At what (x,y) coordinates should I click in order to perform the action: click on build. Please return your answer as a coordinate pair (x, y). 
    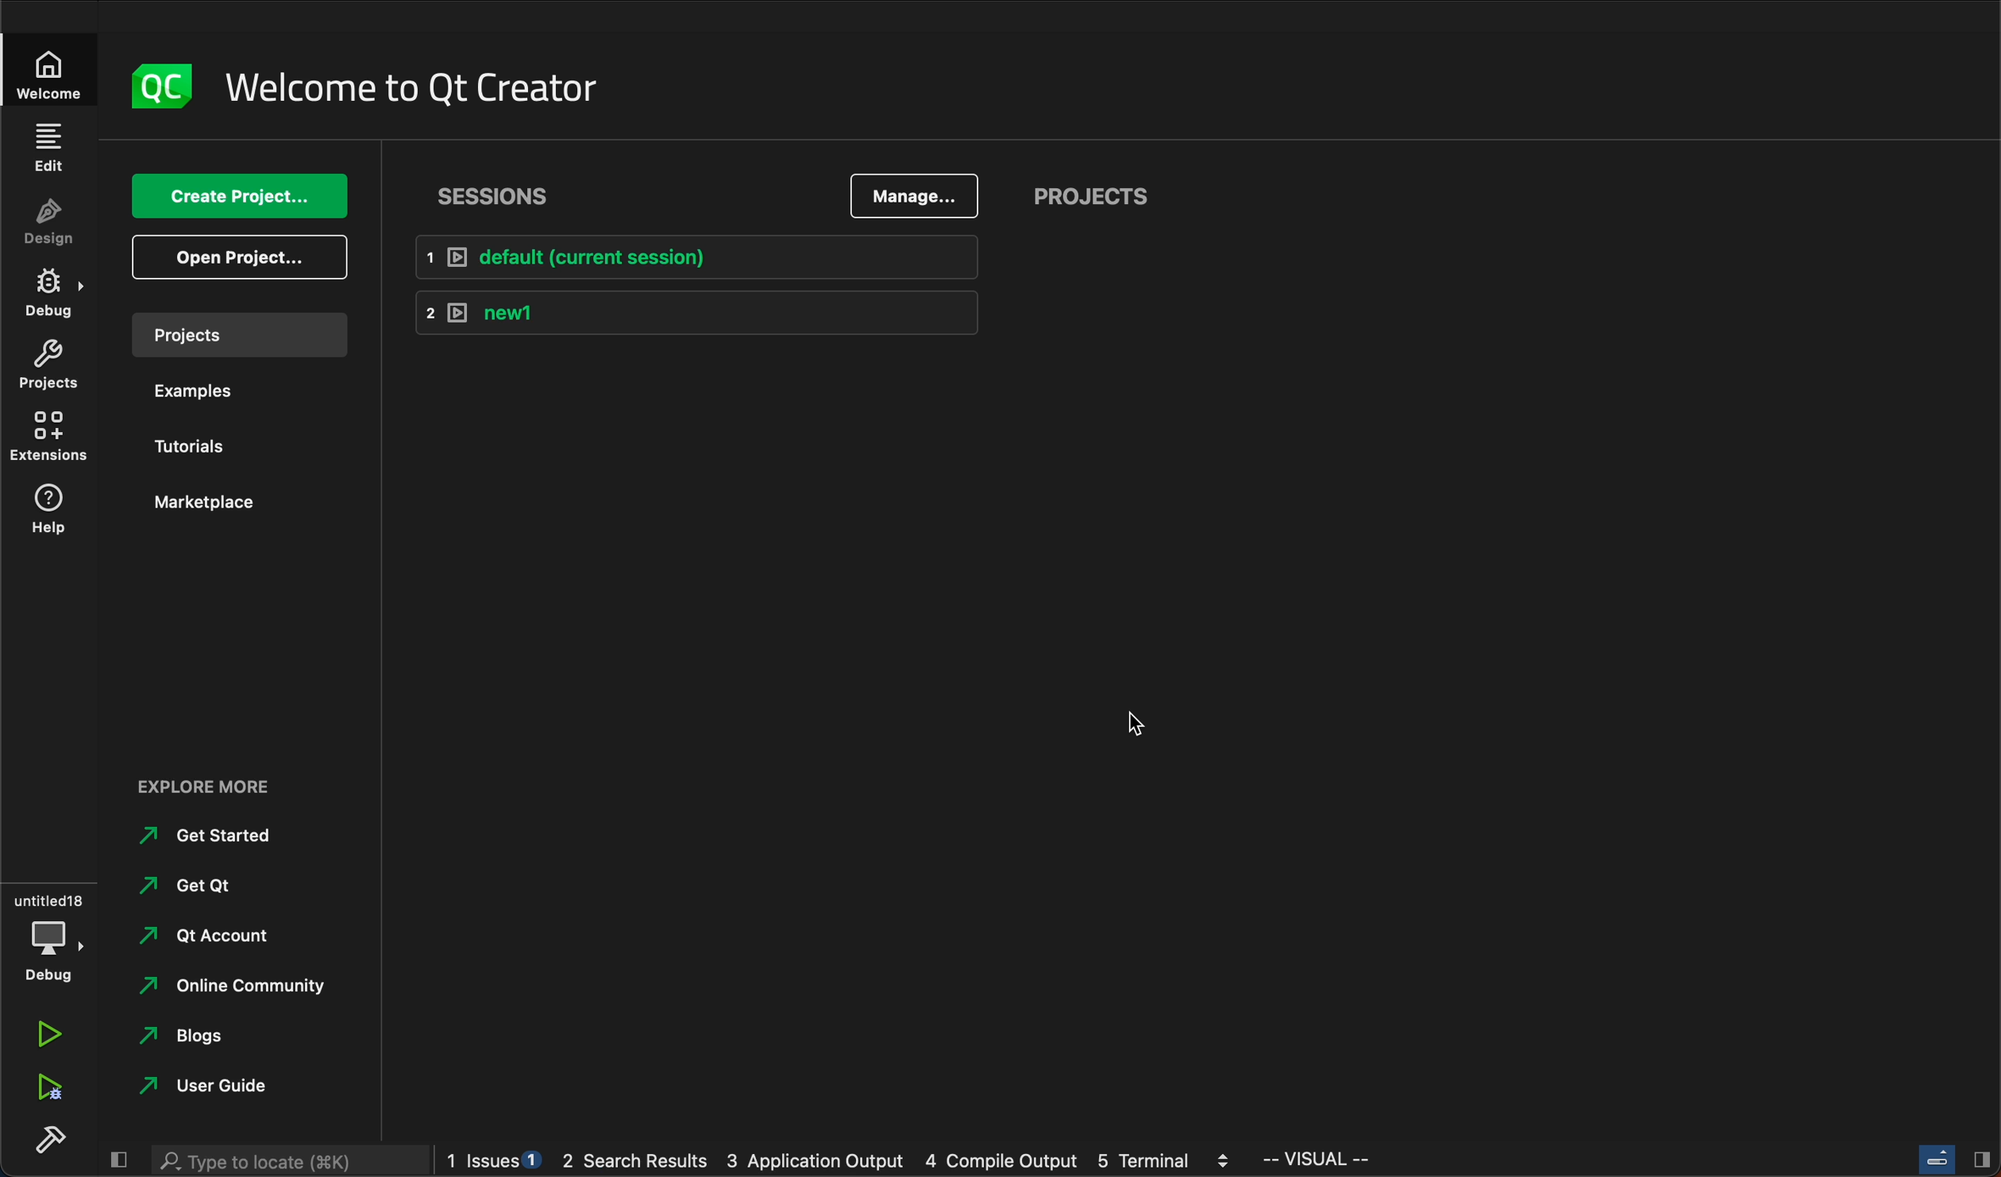
    Looking at the image, I should click on (45, 1143).